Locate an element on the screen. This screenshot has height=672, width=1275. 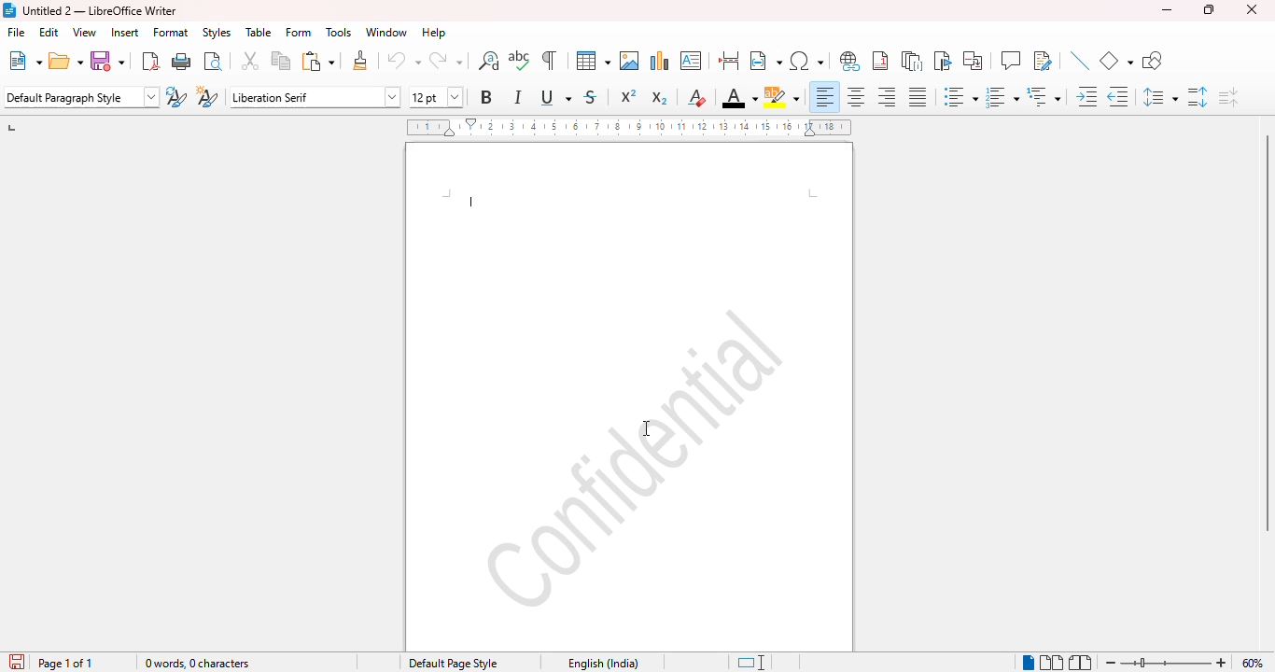
justified is located at coordinates (917, 97).